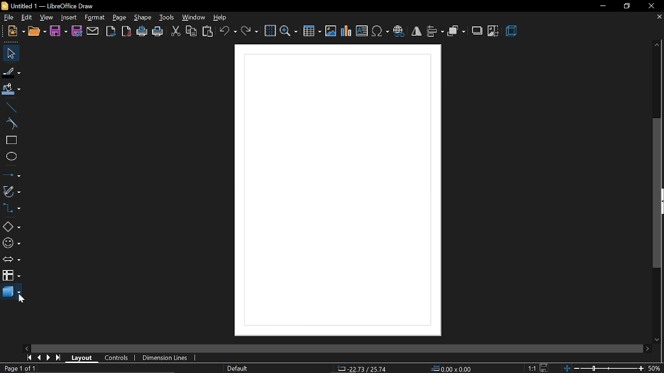 The image size is (664, 373). I want to click on cut, so click(176, 33).